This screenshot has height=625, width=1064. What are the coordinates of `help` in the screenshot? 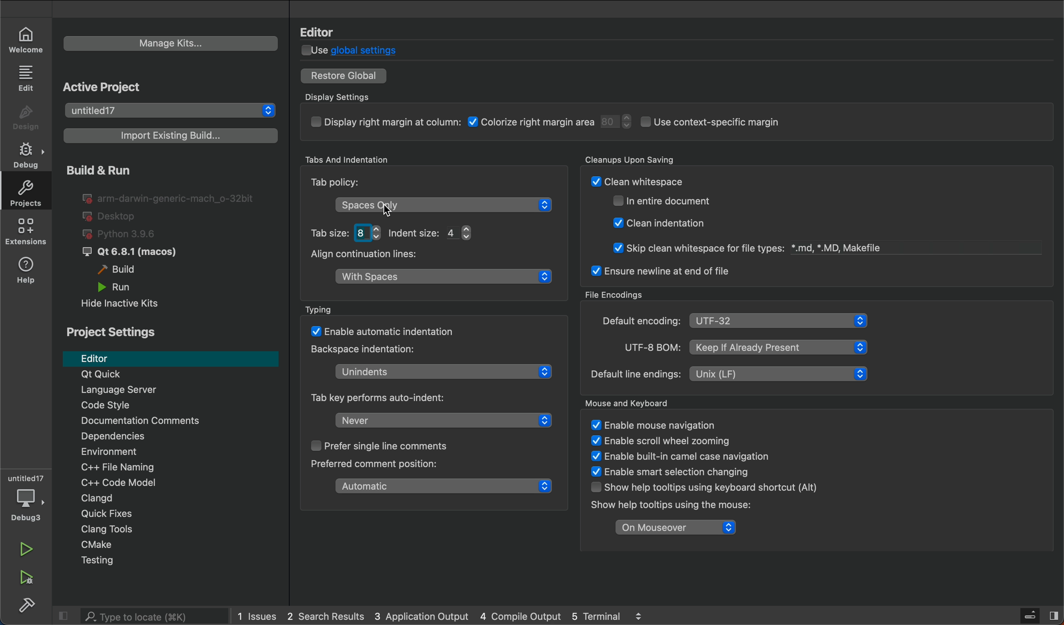 It's located at (29, 273).